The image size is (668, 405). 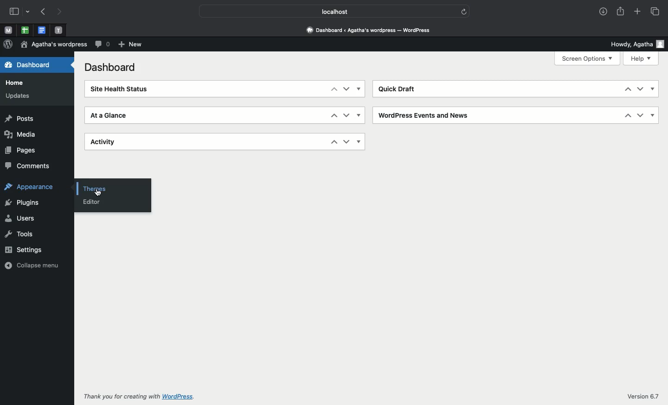 I want to click on Wordpress events and news, so click(x=425, y=115).